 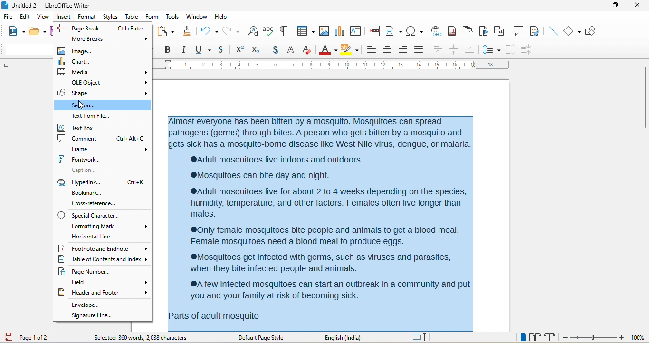 What do you see at coordinates (104, 38) in the screenshot?
I see `more breaks` at bounding box center [104, 38].